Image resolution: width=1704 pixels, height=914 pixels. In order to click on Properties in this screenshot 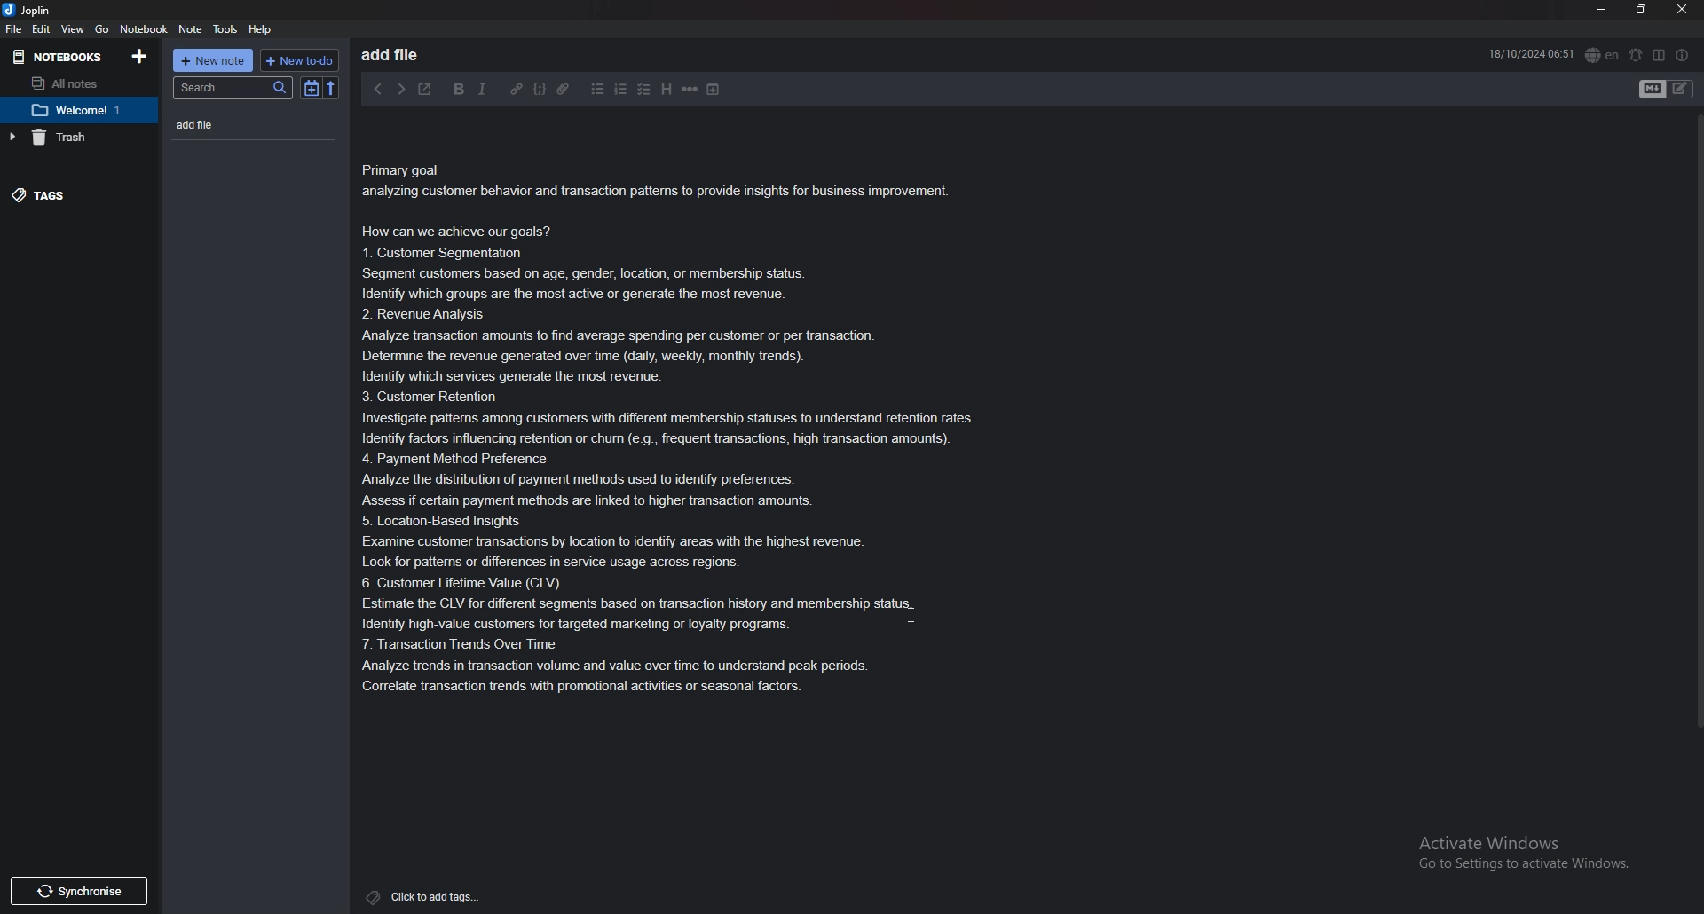, I will do `click(1681, 55)`.